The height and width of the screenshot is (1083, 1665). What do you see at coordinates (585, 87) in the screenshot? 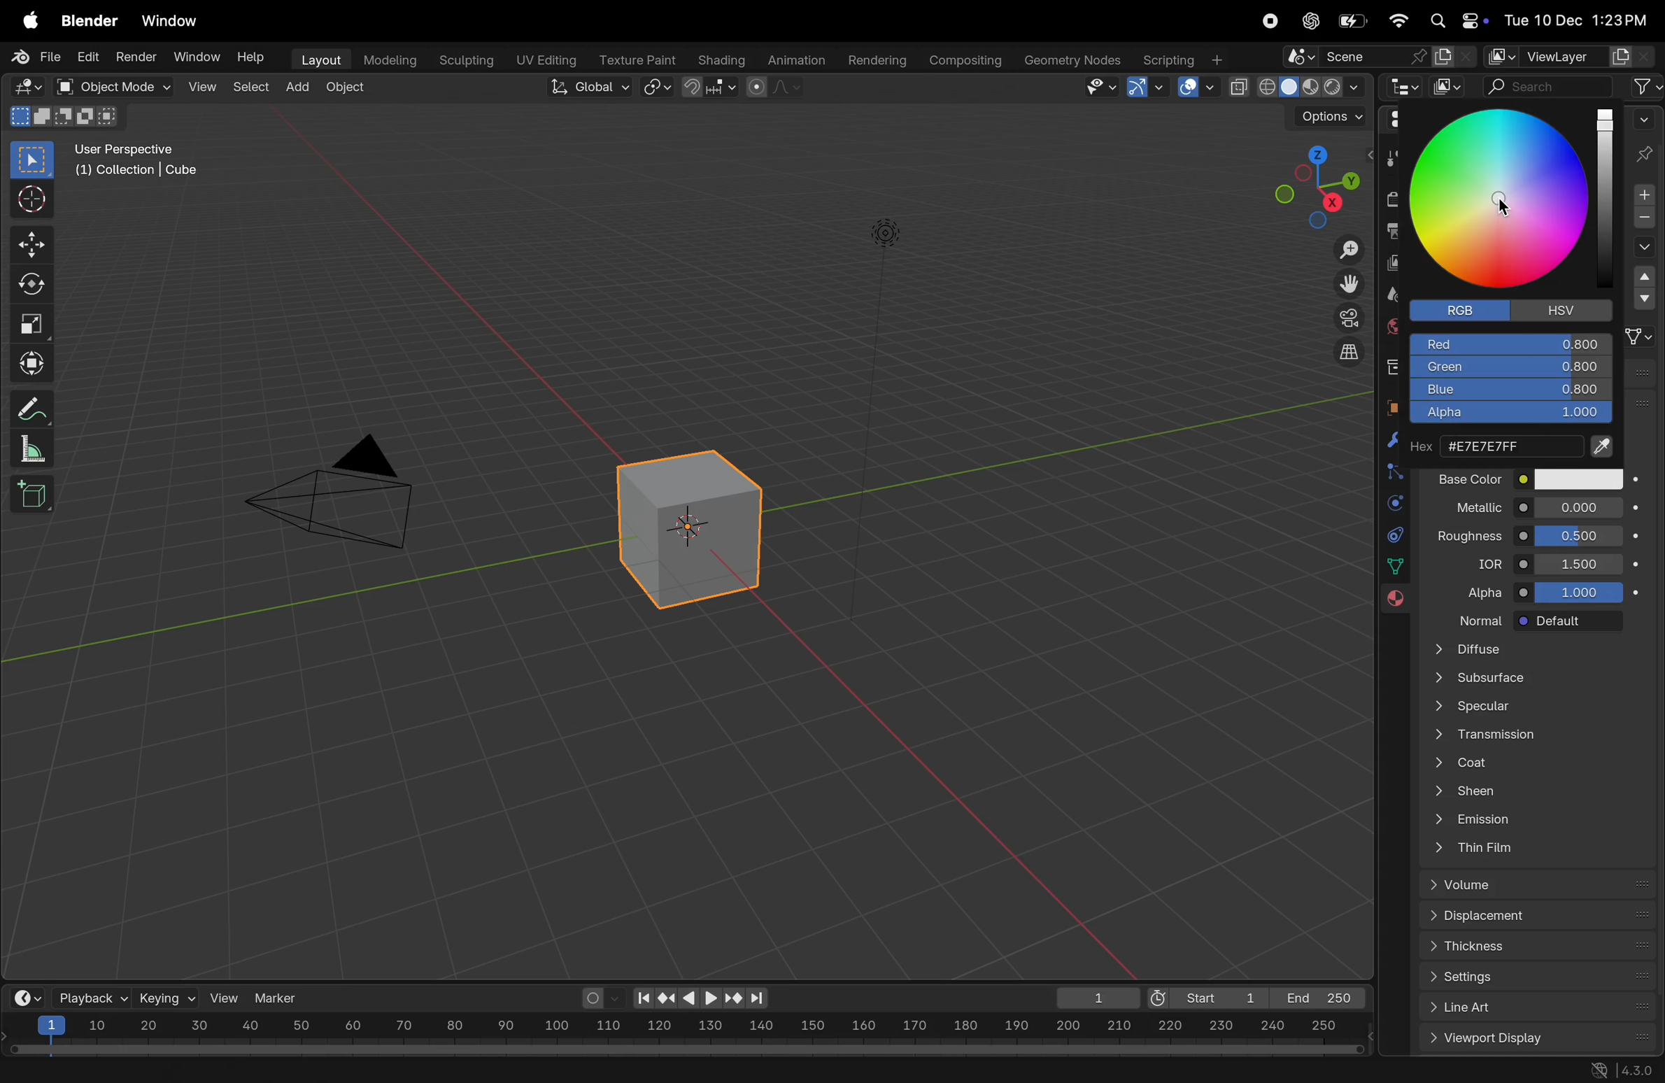
I see `Global` at bounding box center [585, 87].